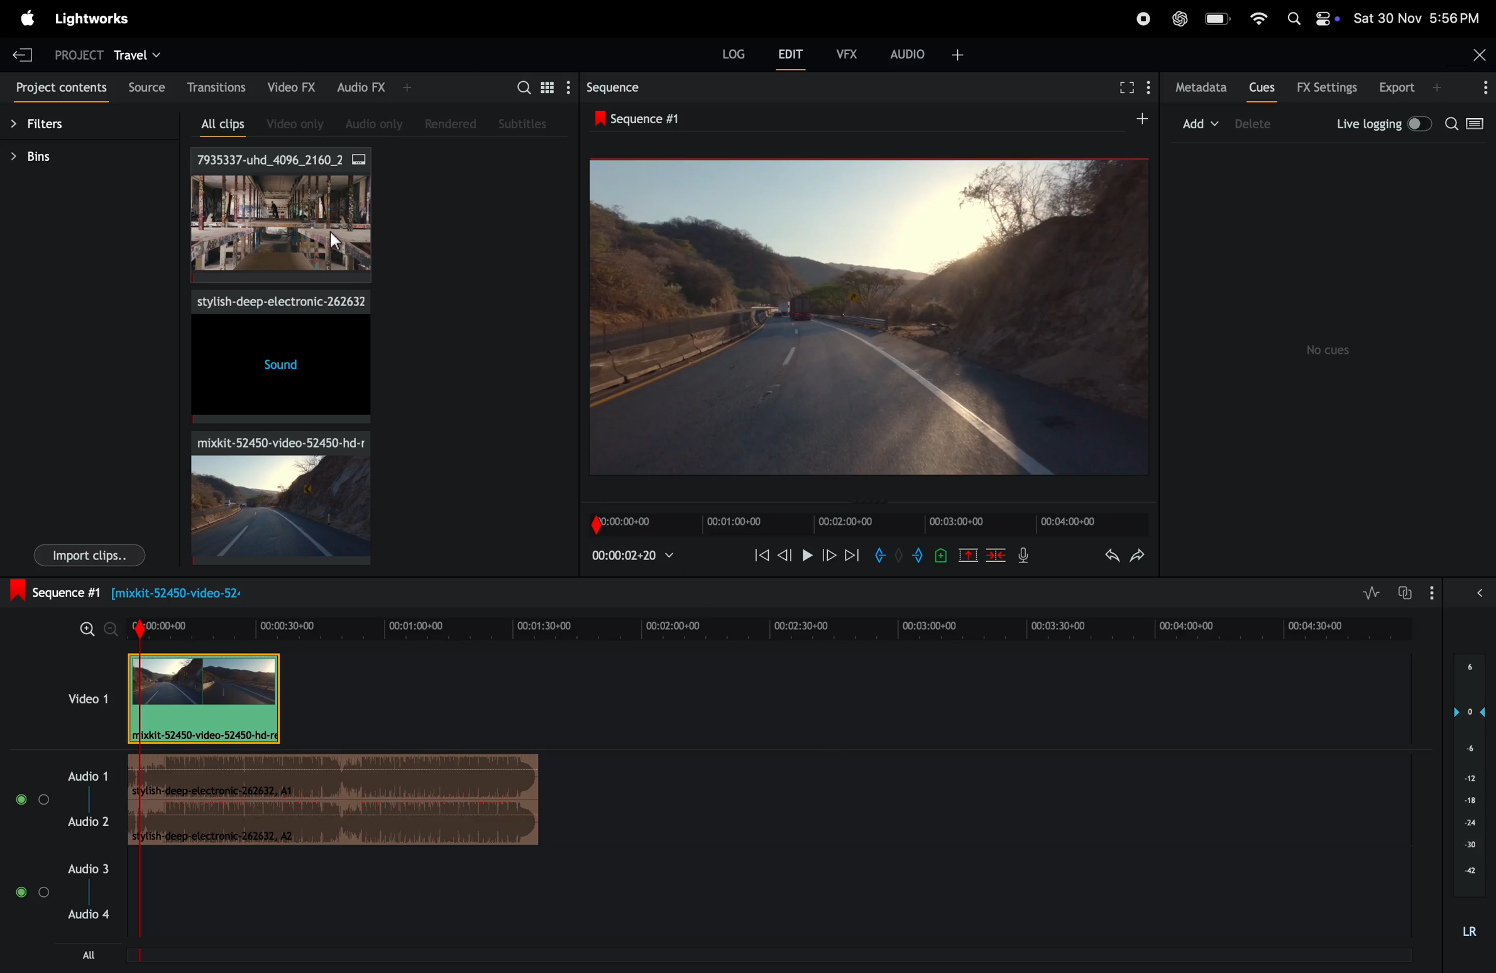 The height and width of the screenshot is (973, 1496). I want to click on sequence, so click(613, 89).